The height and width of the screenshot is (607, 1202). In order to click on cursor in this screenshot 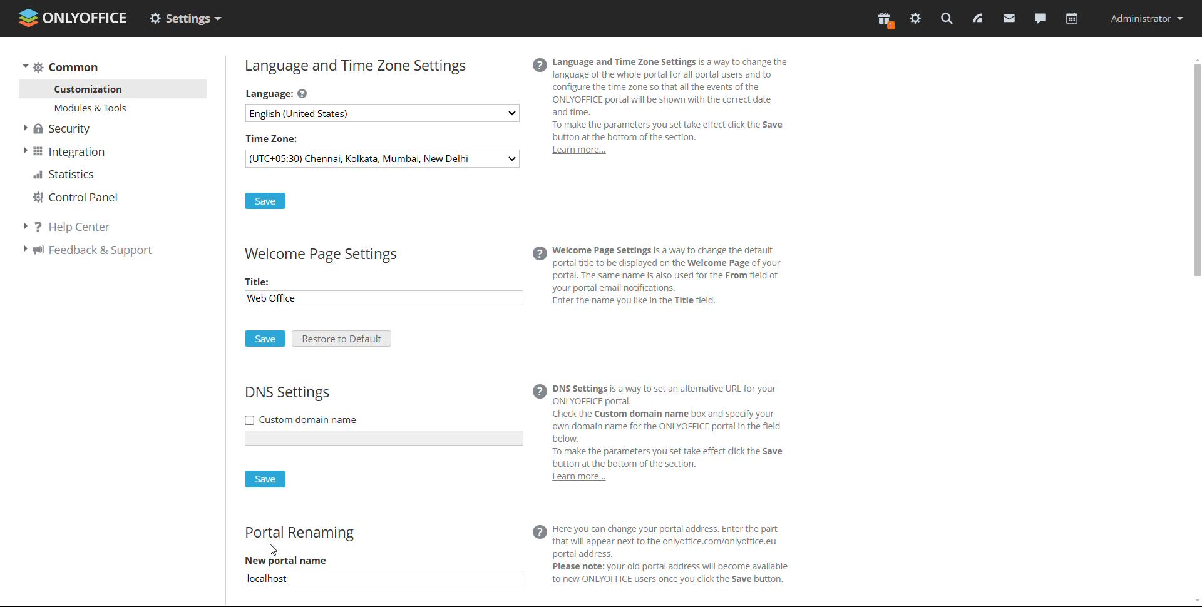, I will do `click(269, 551)`.